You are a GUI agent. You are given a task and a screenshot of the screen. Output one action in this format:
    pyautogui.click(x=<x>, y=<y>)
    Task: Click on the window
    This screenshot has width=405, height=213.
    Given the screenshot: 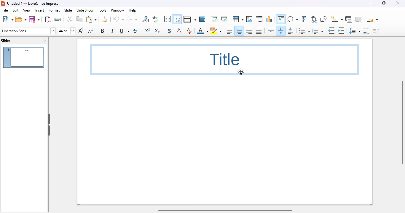 What is the action you would take?
    pyautogui.click(x=118, y=10)
    